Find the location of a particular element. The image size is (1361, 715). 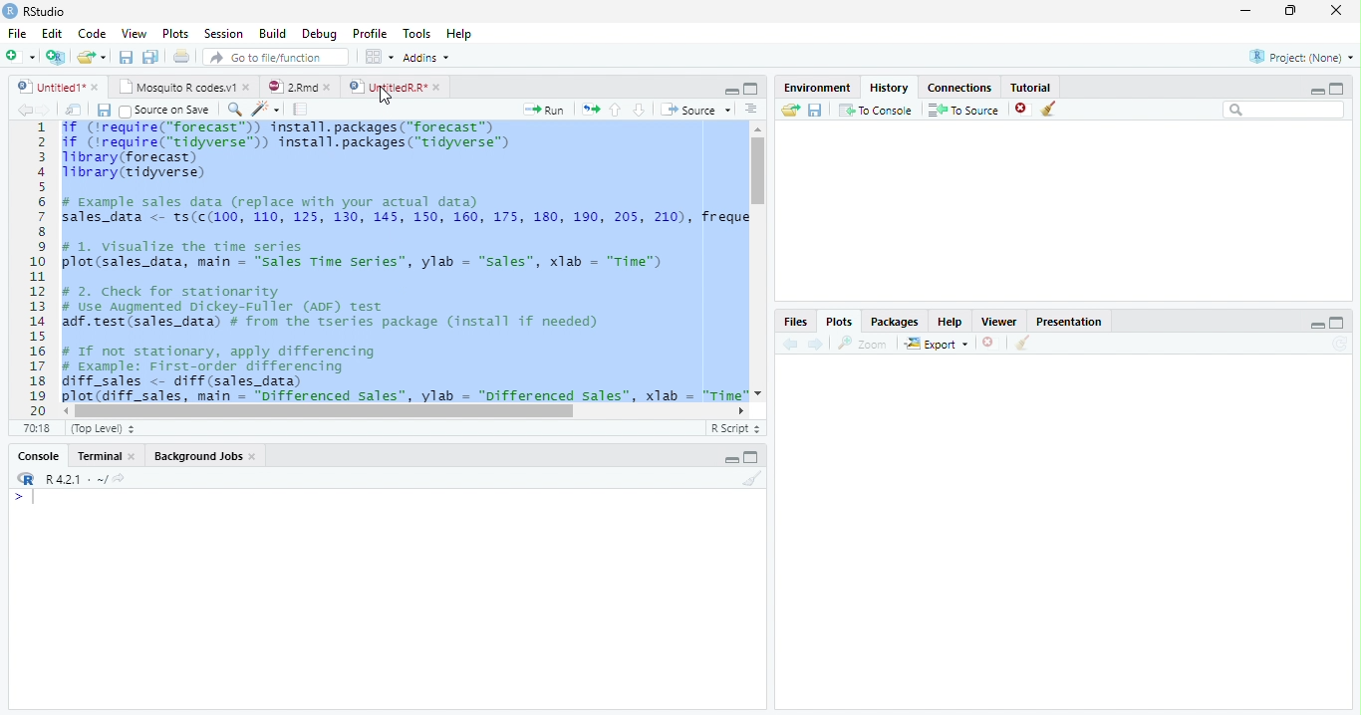

Untitled1 is located at coordinates (58, 87).